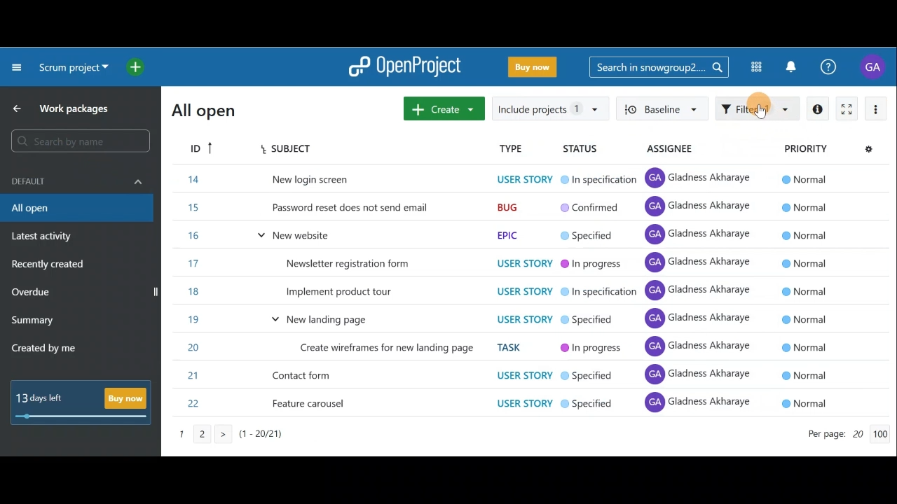 The image size is (897, 504). I want to click on Search bar, so click(659, 66).